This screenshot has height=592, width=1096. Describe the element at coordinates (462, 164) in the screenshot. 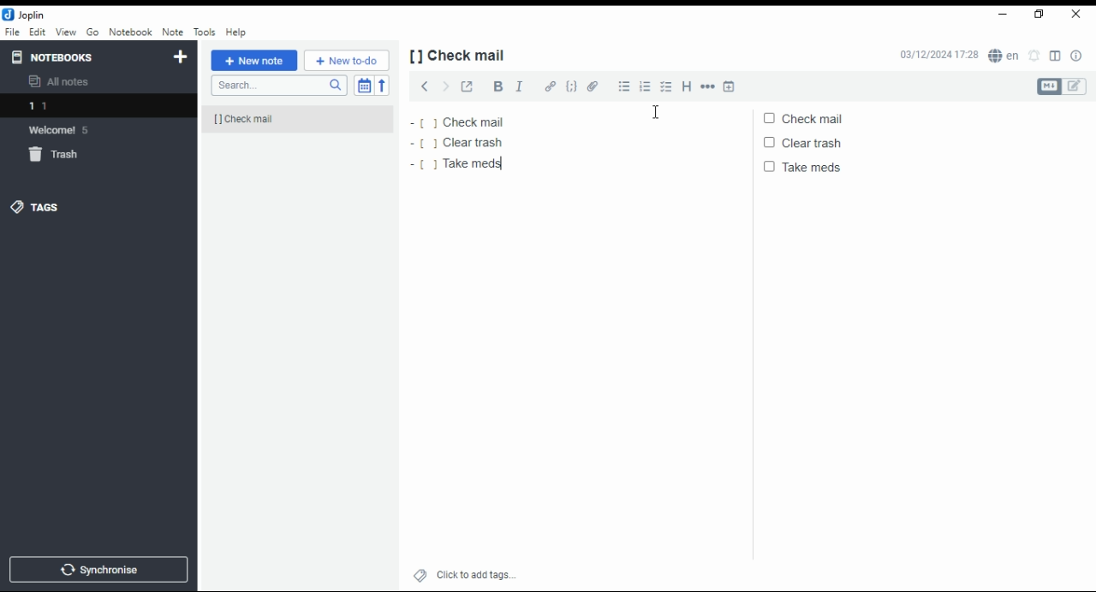

I see `take meds` at that location.